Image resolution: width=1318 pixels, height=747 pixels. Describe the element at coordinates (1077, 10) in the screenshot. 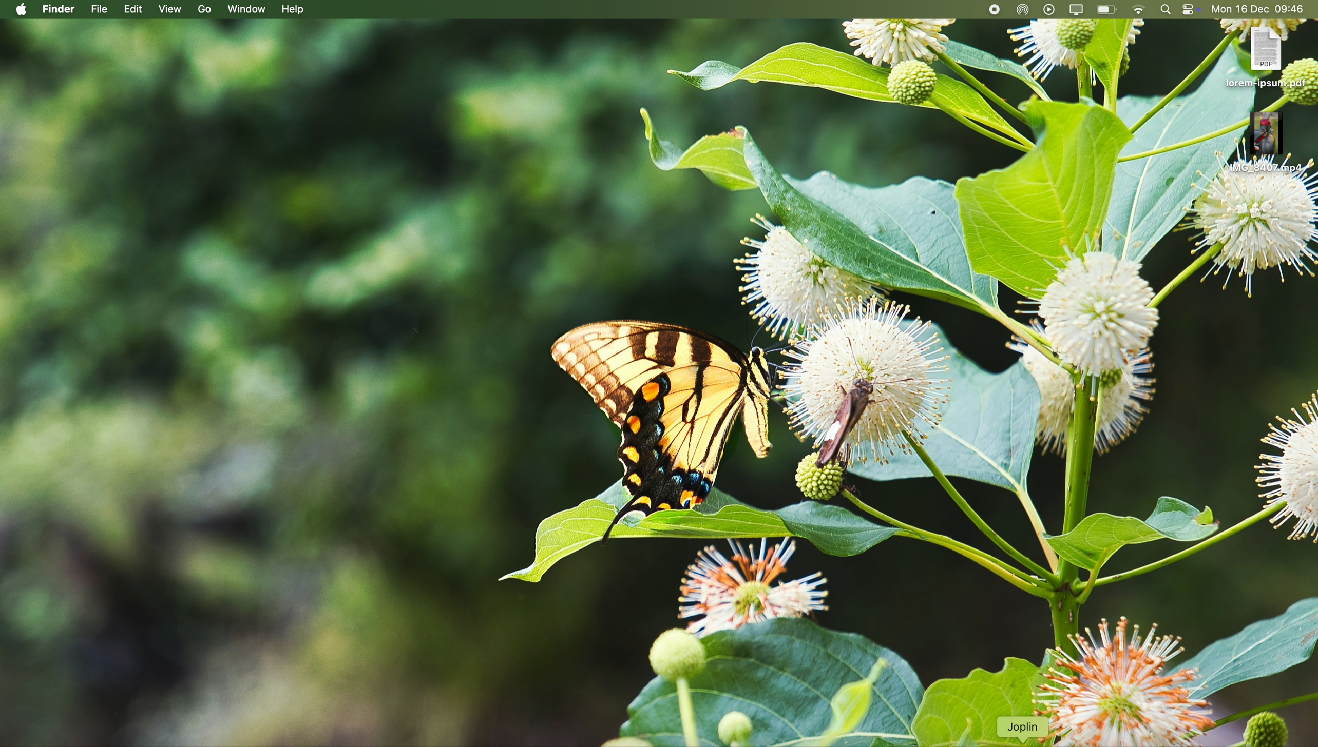

I see `screen` at that location.